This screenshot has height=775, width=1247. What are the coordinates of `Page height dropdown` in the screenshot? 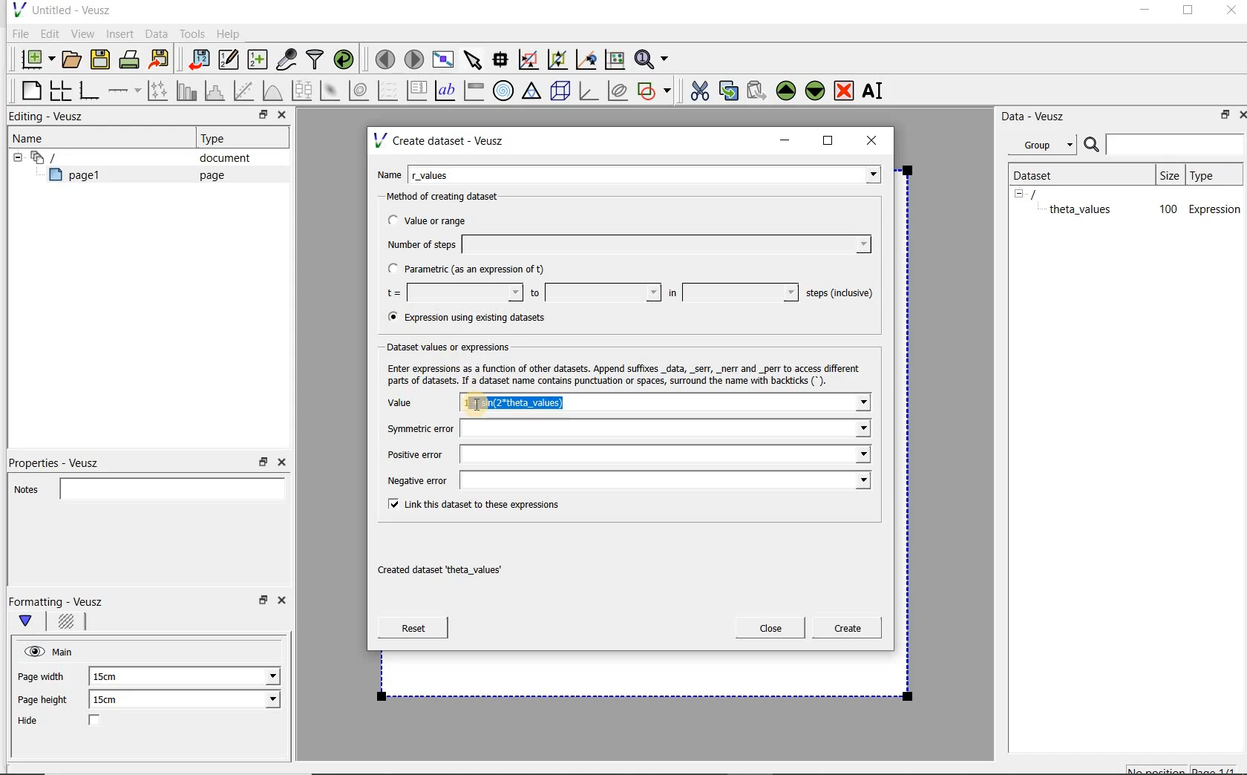 It's located at (263, 701).